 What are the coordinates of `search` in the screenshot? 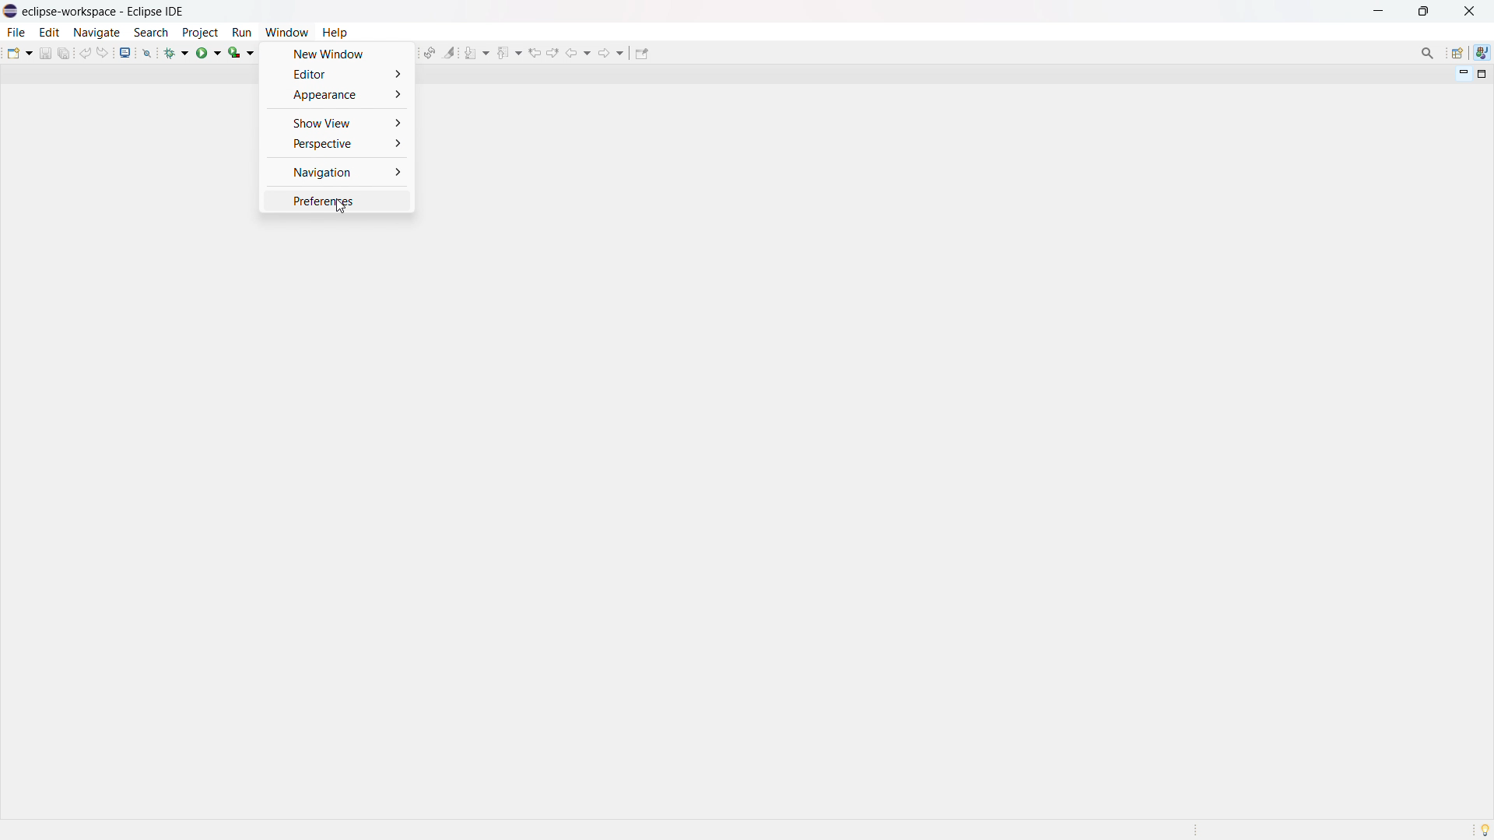 It's located at (151, 33).